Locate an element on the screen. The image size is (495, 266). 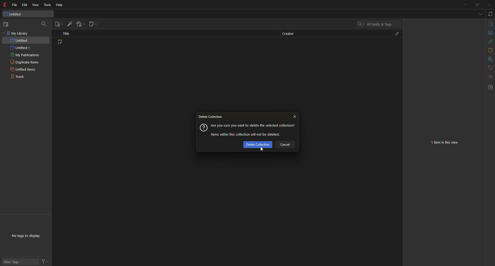
info is located at coordinates (490, 24).